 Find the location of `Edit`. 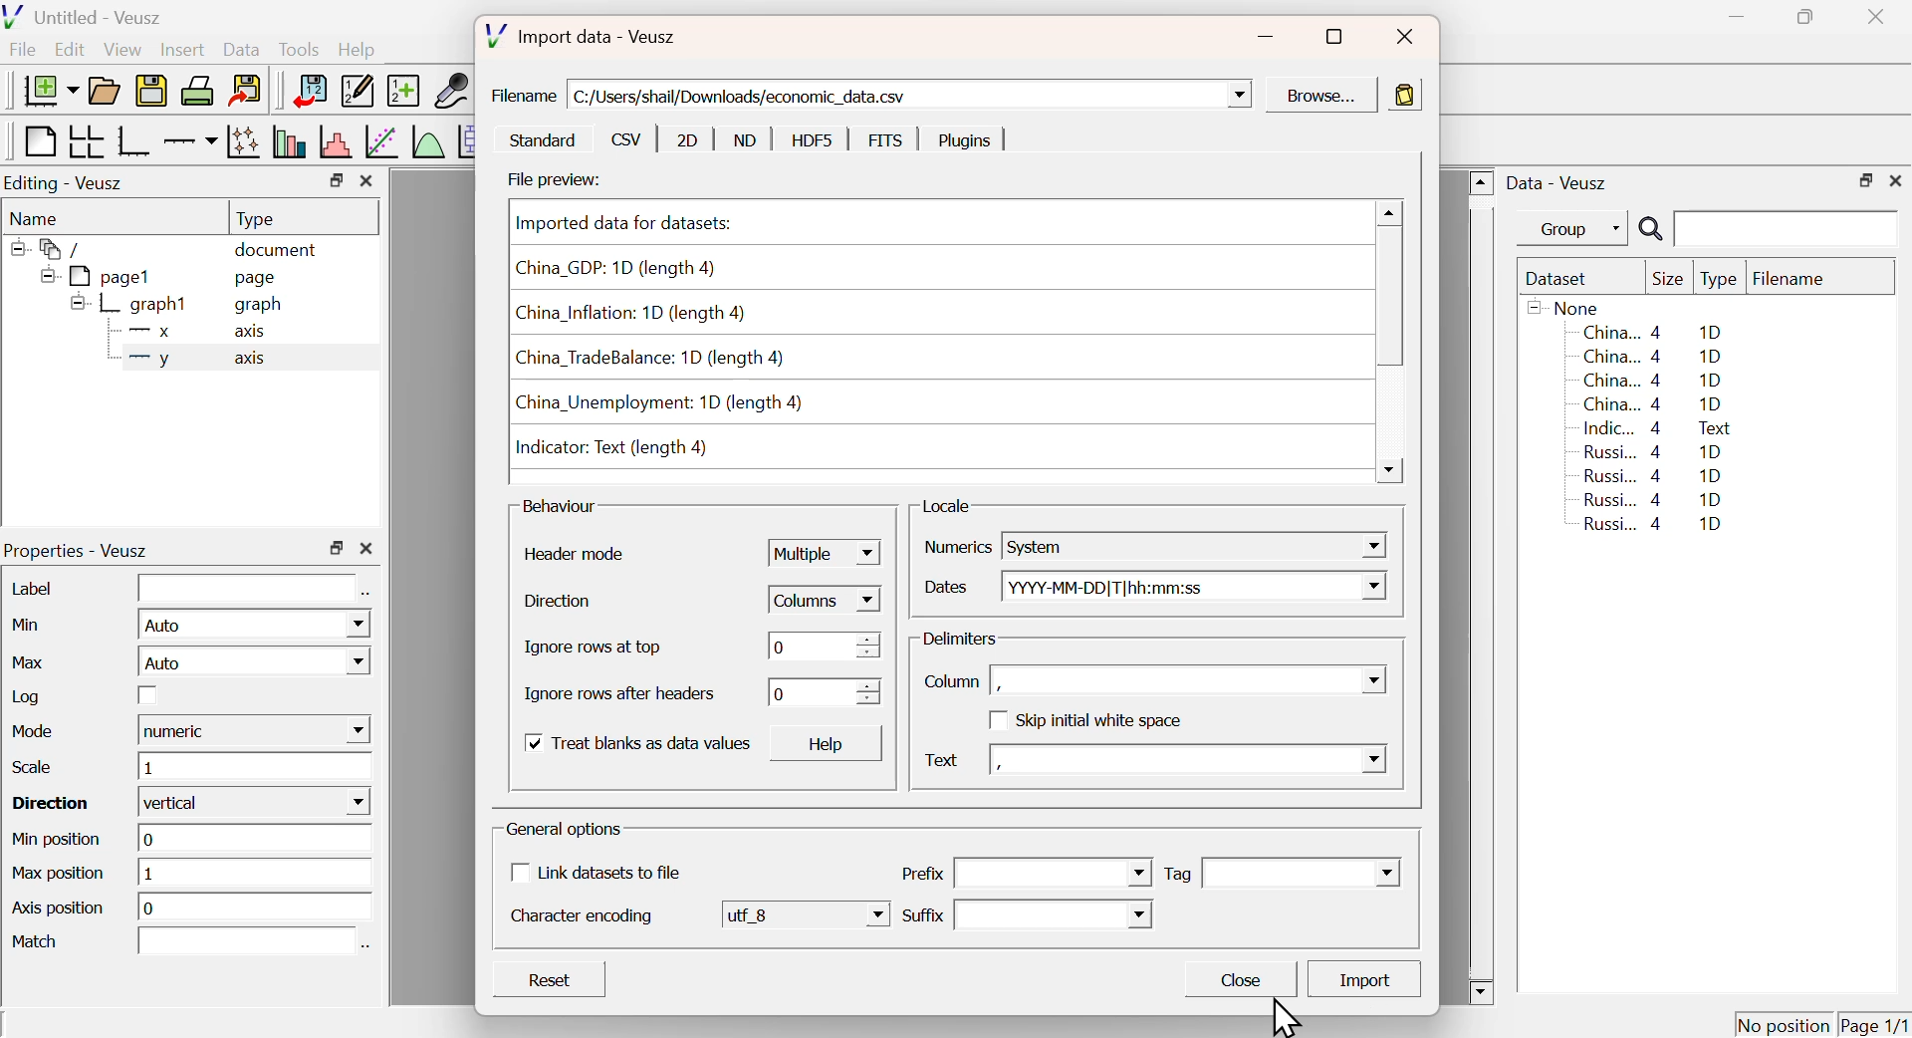

Edit is located at coordinates (70, 48).